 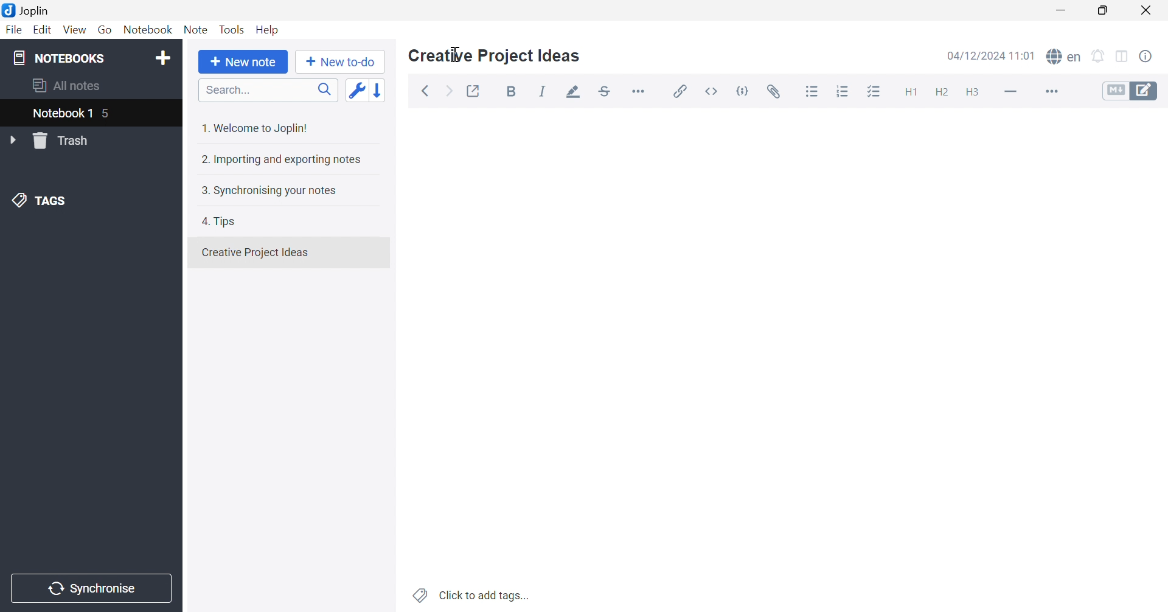 I want to click on Toggle editors, so click(x=1130, y=91).